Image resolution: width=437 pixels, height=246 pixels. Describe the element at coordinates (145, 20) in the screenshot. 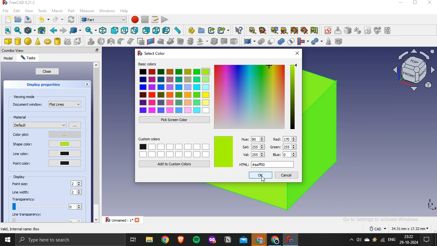

I see `stop macro recording` at that location.